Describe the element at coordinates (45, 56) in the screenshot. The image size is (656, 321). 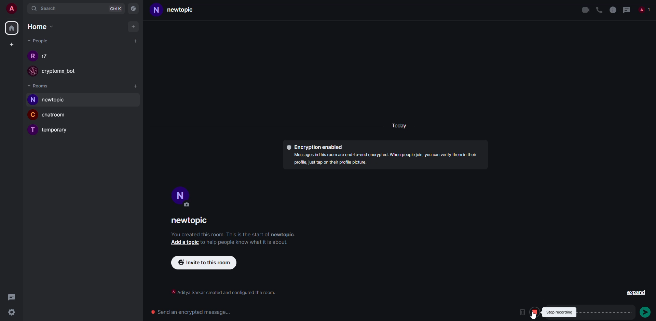
I see `people` at that location.